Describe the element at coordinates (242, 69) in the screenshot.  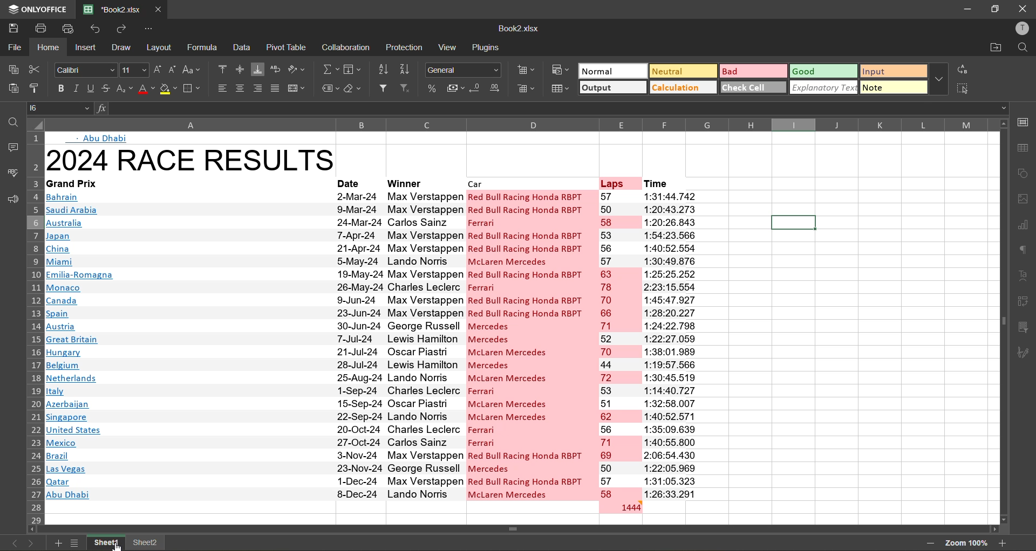
I see `align middle ` at that location.